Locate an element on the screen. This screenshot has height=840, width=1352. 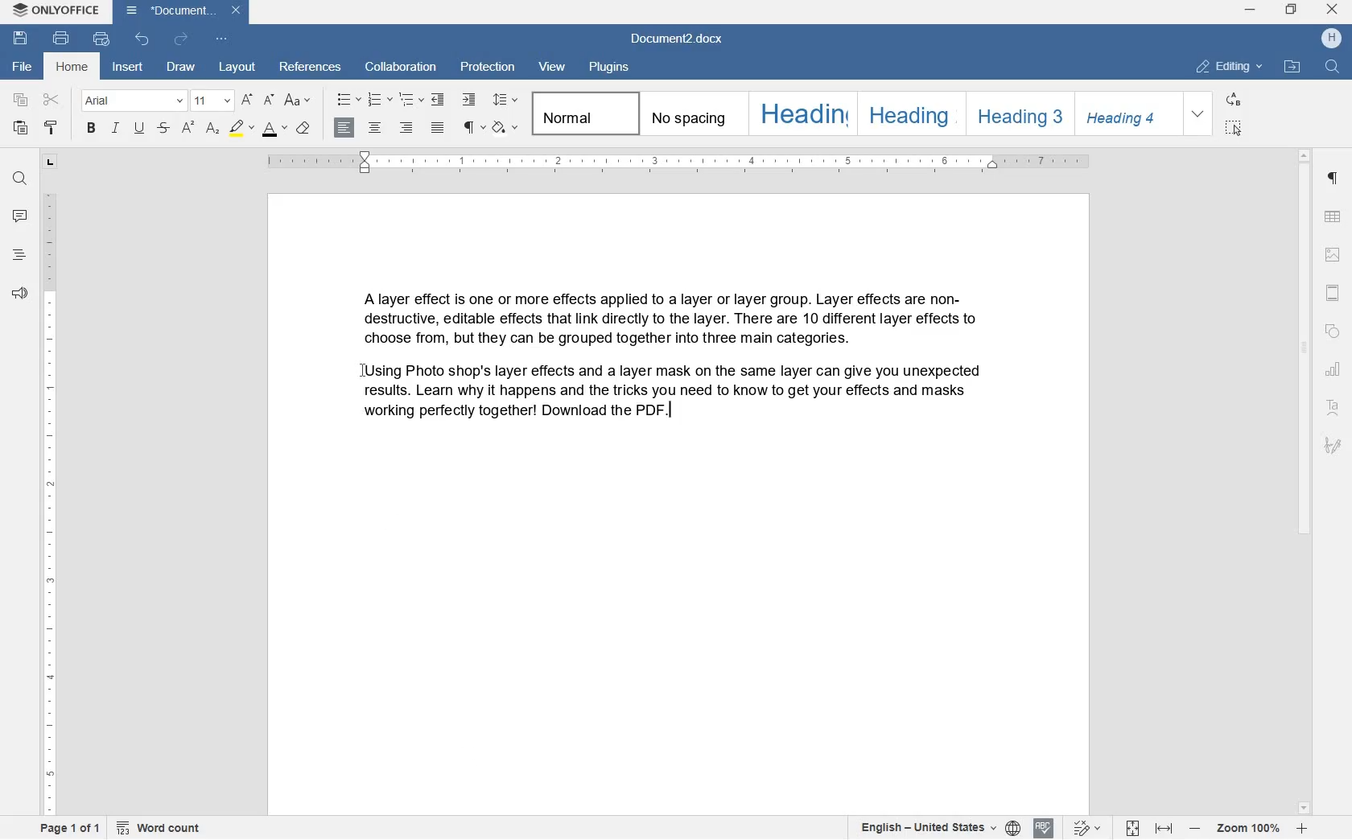
PRINT is located at coordinates (62, 38).